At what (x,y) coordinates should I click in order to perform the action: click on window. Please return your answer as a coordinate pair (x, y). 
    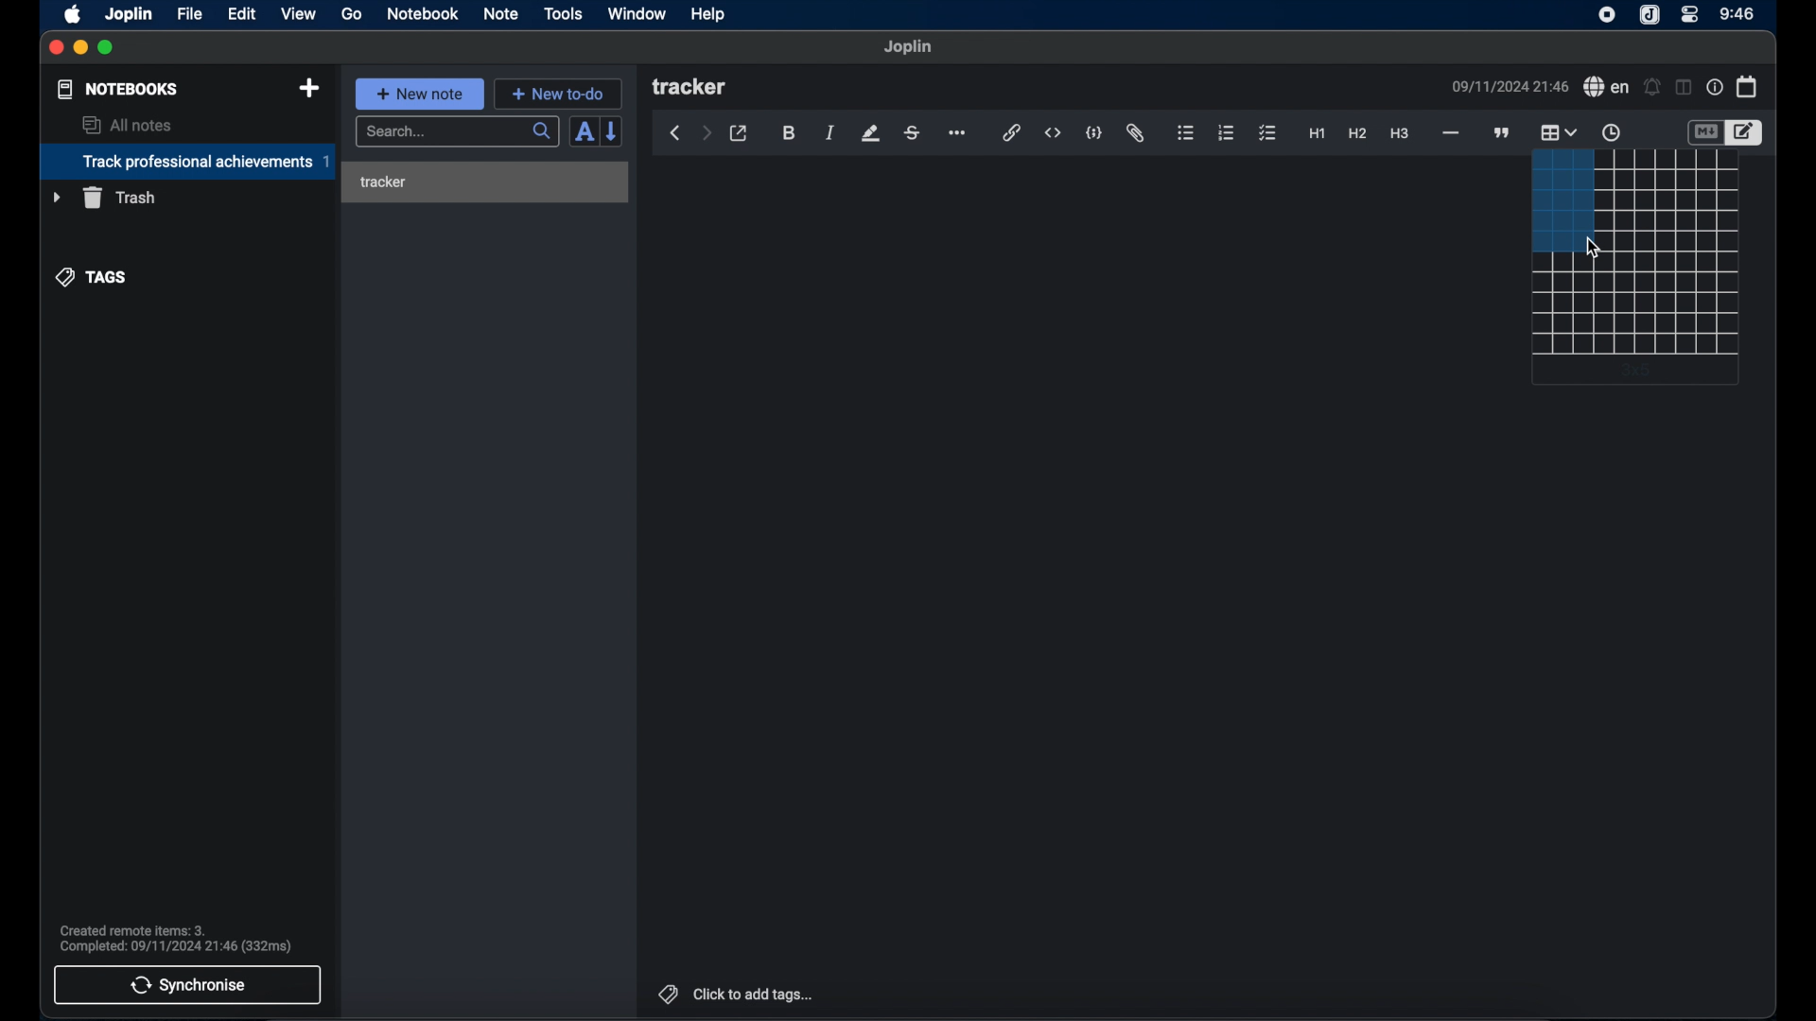
    Looking at the image, I should click on (636, 13).